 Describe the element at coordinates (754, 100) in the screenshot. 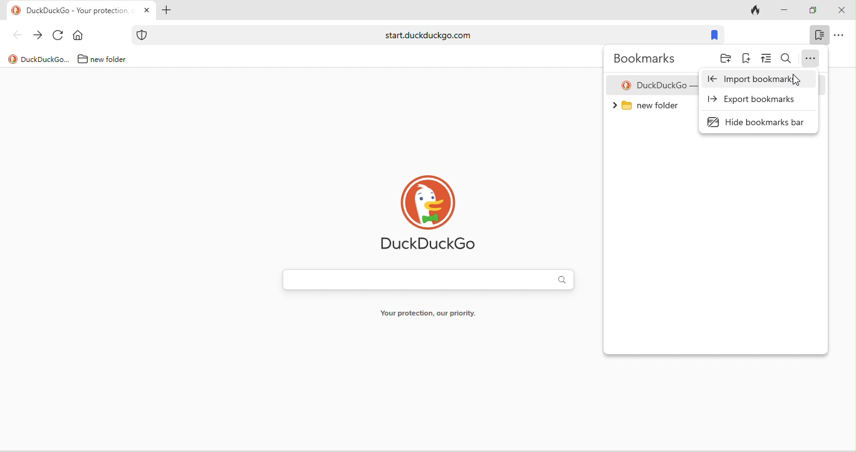

I see `export bookmarks` at that location.